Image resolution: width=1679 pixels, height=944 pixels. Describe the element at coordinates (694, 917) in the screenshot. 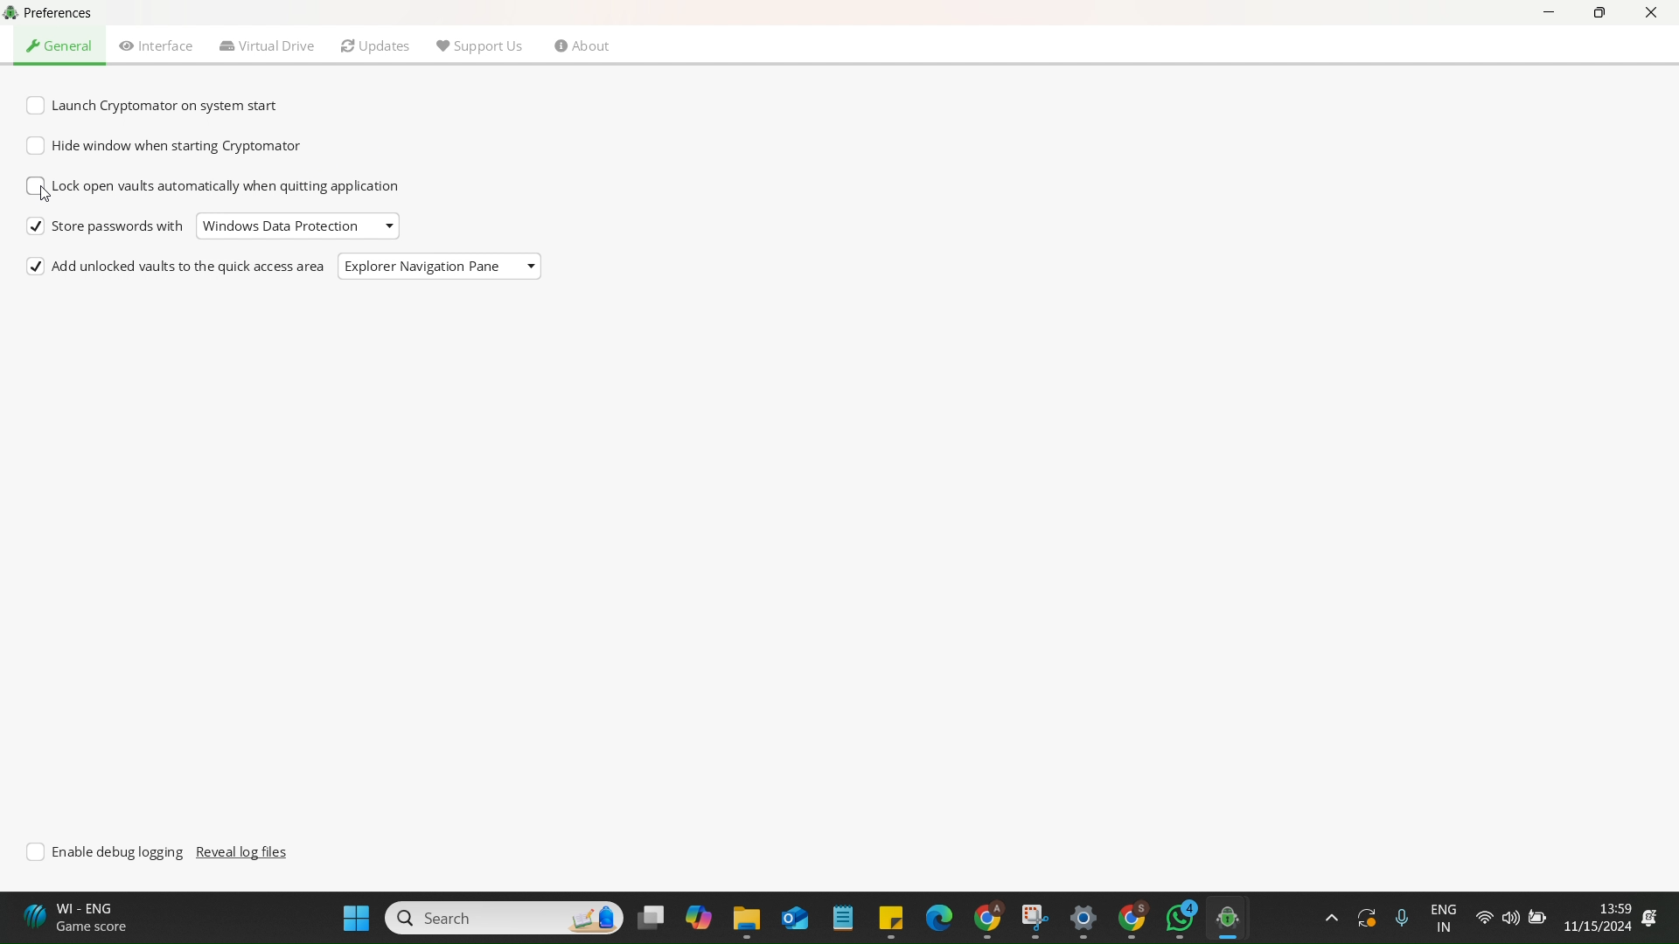

I see `CoPilot` at that location.